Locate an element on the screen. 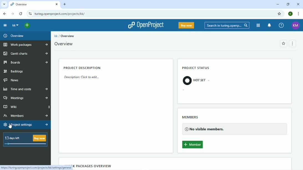 The image size is (303, 170). Work packages is located at coordinates (26, 45).